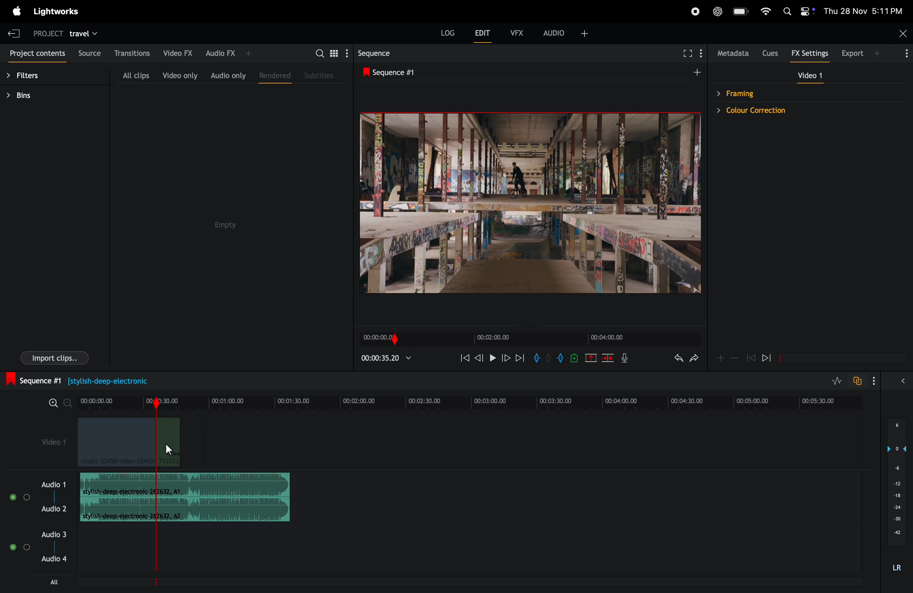  Describe the element at coordinates (627, 359) in the screenshot. I see `mic` at that location.